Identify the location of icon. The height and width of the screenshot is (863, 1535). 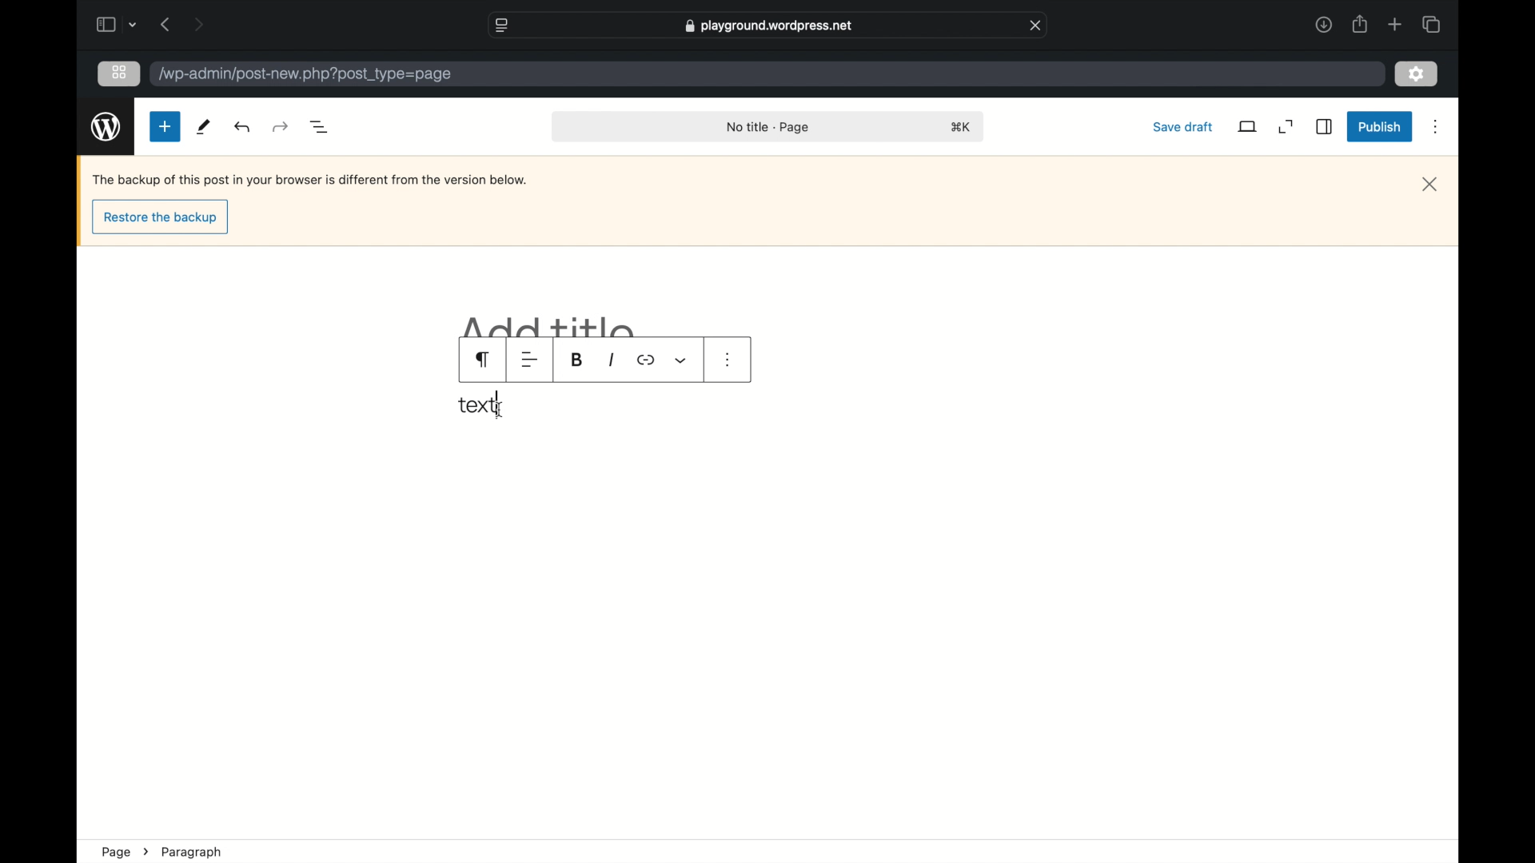
(646, 360).